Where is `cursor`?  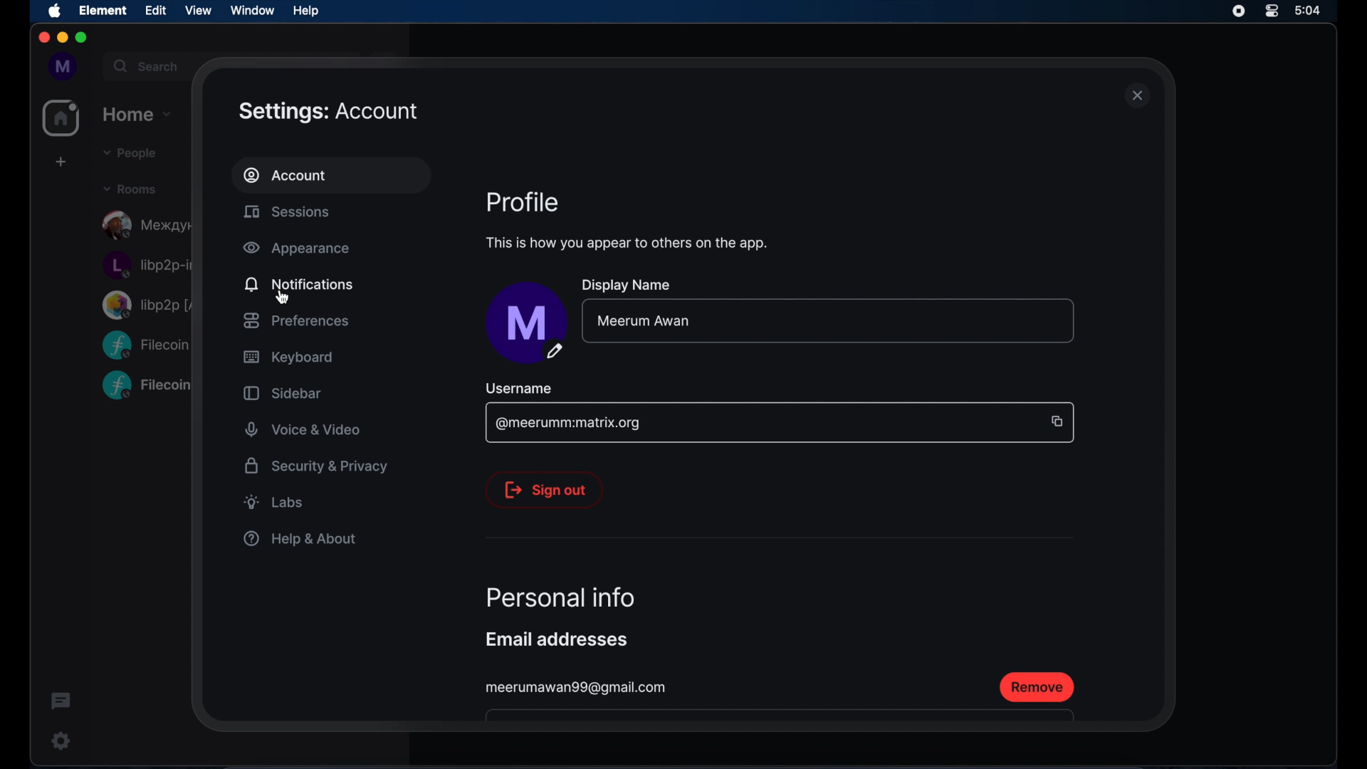 cursor is located at coordinates (283, 298).